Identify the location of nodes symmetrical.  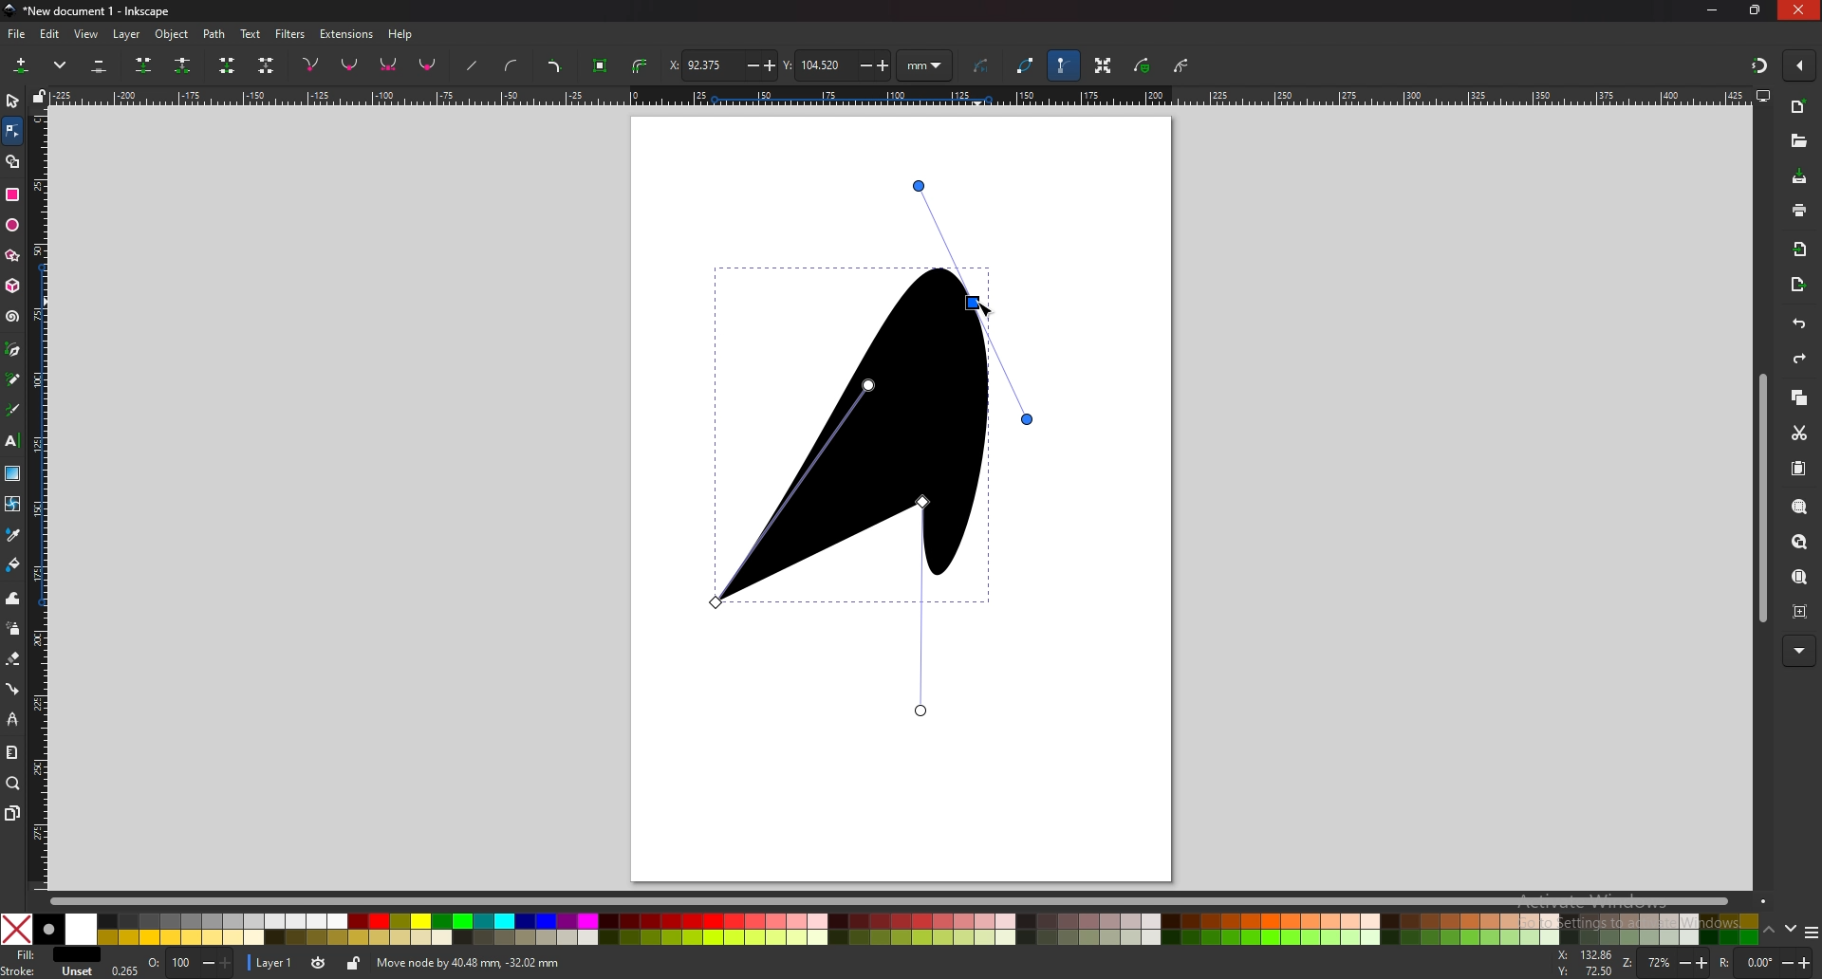
(389, 65).